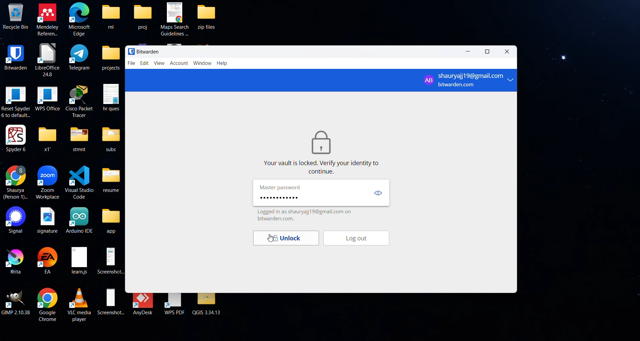 This screenshot has width=640, height=341. I want to click on Figure, so click(321, 141).